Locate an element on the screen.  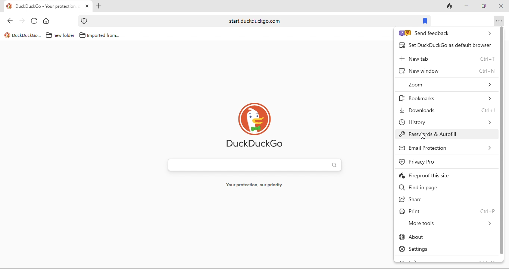
back is located at coordinates (10, 21).